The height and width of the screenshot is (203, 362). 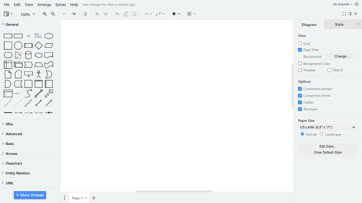 I want to click on background, so click(x=313, y=57).